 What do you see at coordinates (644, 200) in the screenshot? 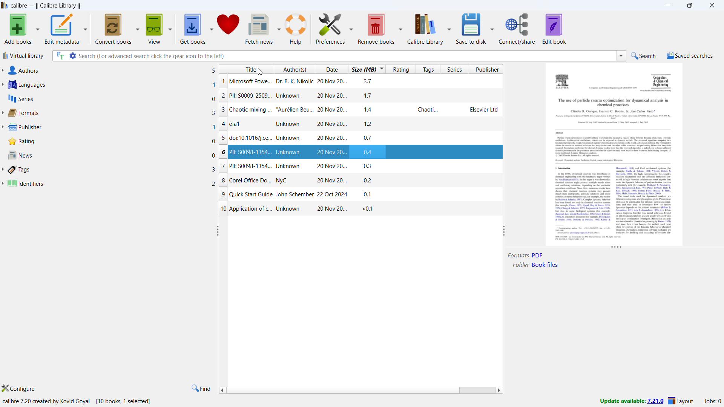
I see `` at bounding box center [644, 200].